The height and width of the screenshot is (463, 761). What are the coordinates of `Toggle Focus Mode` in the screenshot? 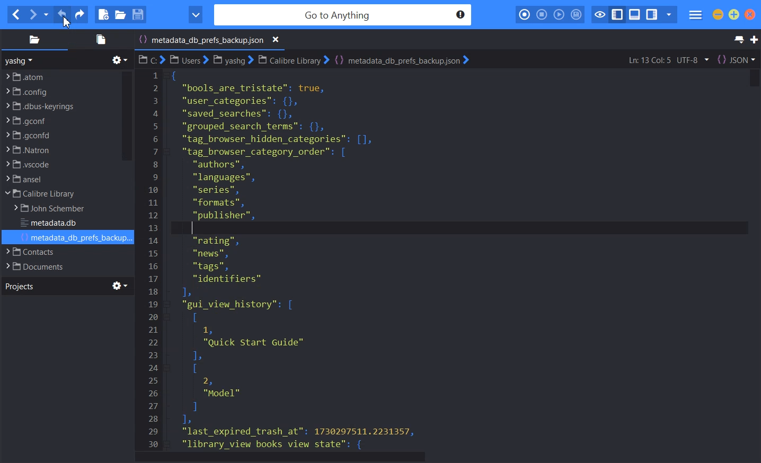 It's located at (599, 15).